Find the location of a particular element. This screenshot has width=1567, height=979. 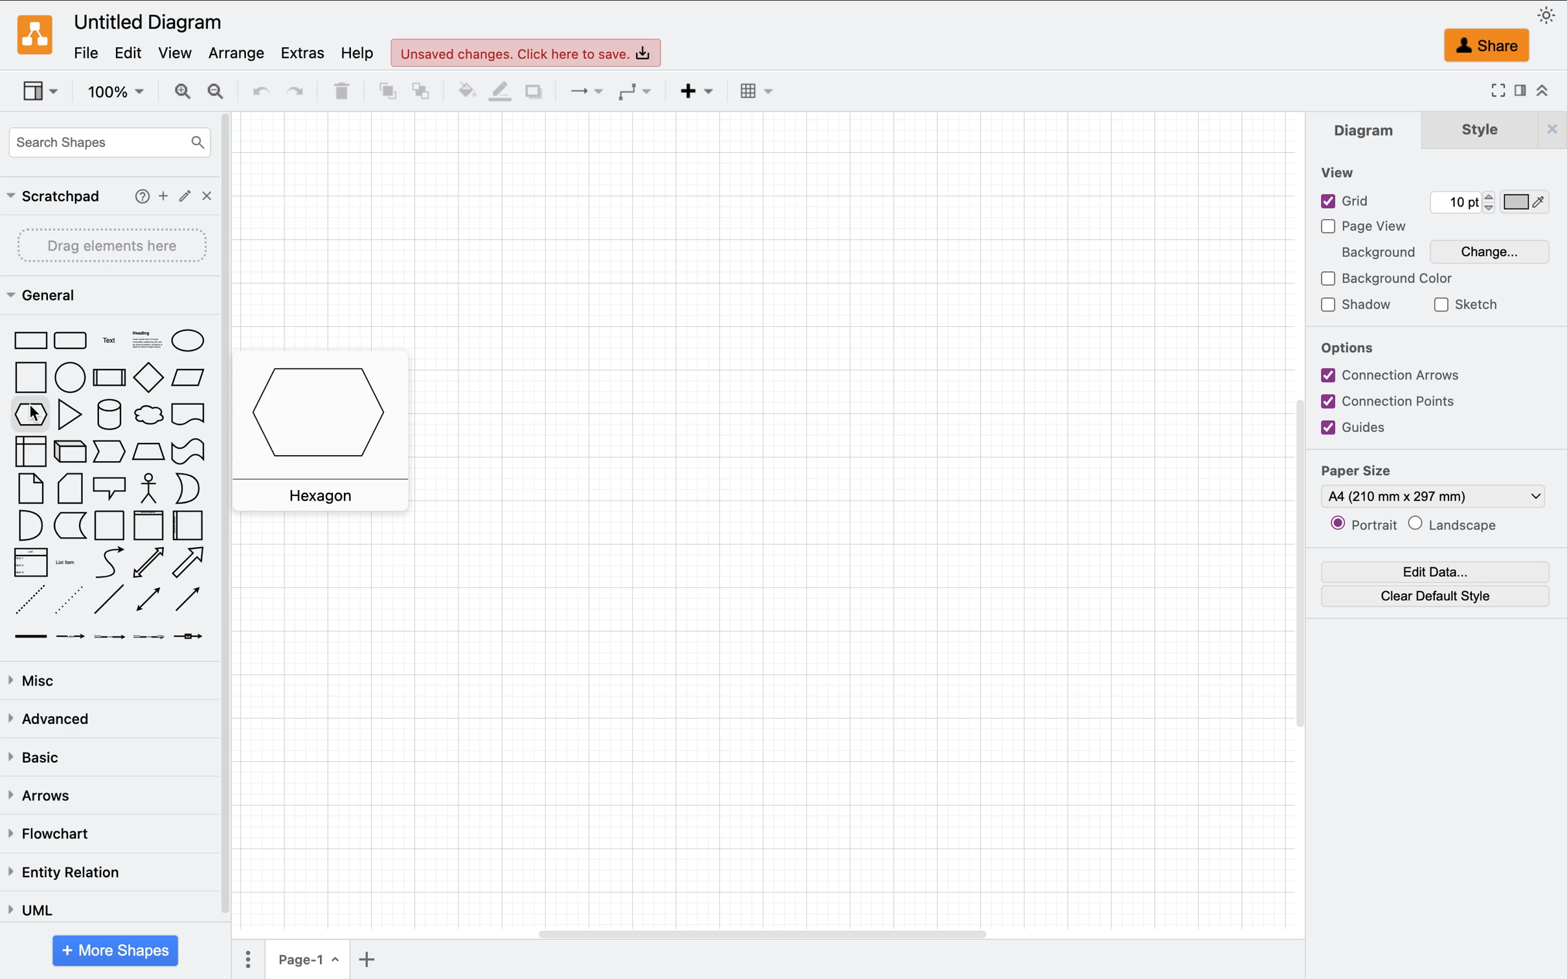

cylinder is located at coordinates (107, 414).